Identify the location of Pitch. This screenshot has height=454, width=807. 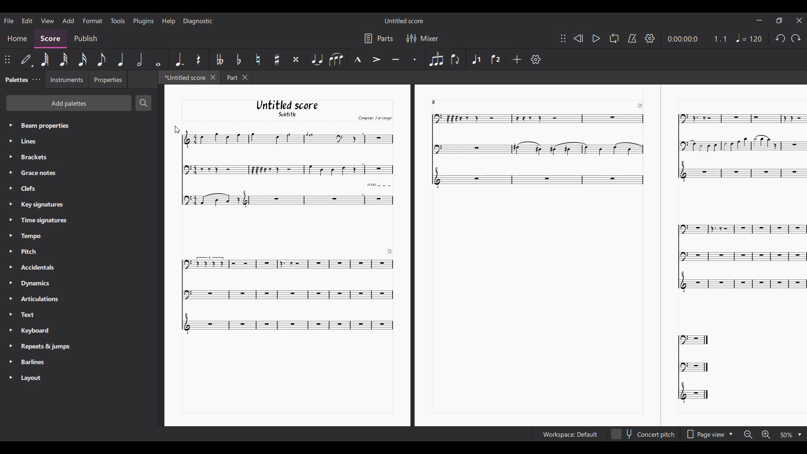
(35, 251).